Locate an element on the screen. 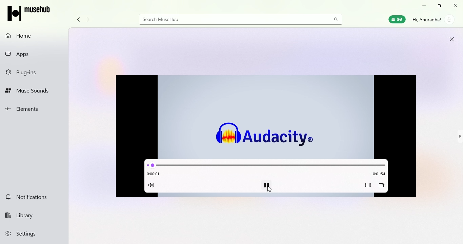  slide bar is located at coordinates (265, 164).